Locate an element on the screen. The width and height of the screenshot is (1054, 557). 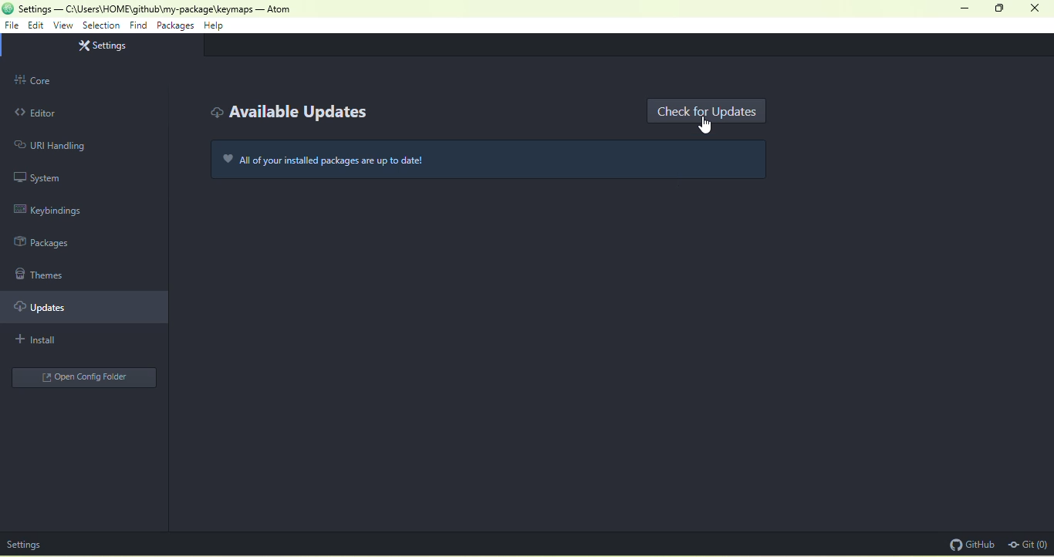
cursor movement is located at coordinates (705, 125).